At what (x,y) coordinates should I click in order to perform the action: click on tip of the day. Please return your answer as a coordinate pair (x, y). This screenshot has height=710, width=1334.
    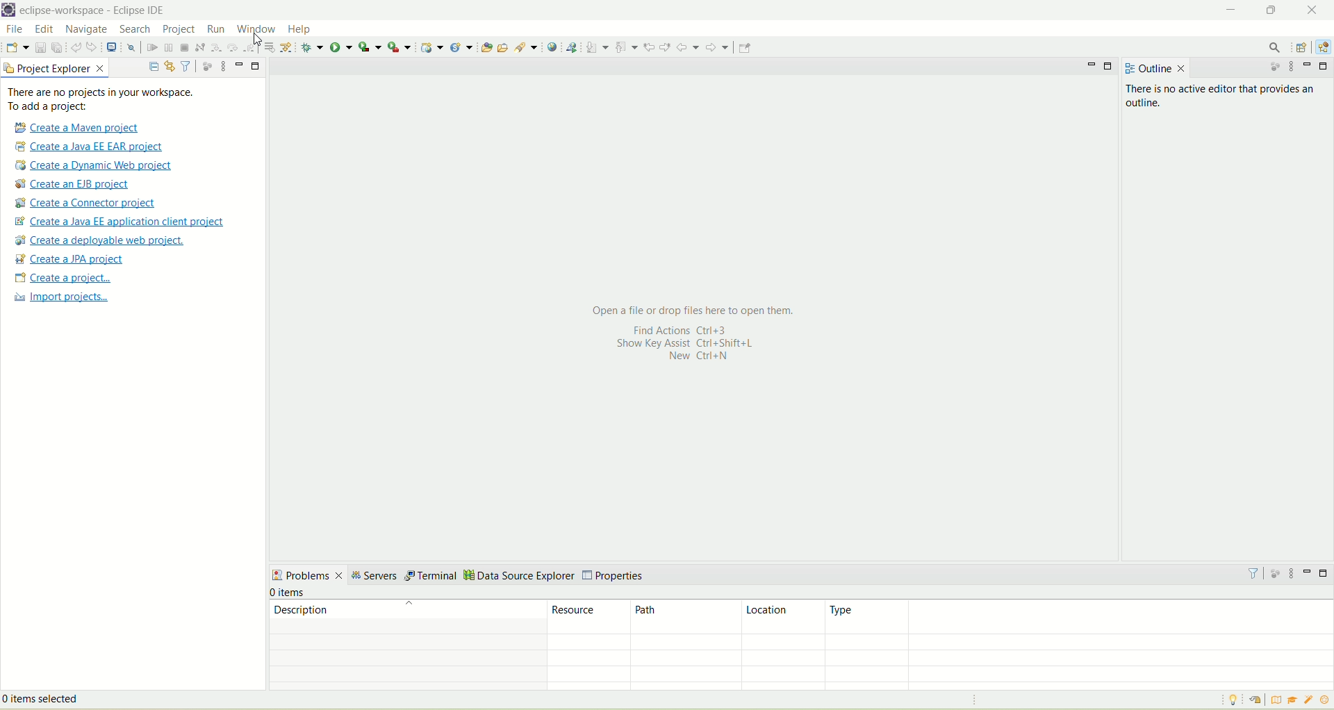
    Looking at the image, I should click on (1231, 700).